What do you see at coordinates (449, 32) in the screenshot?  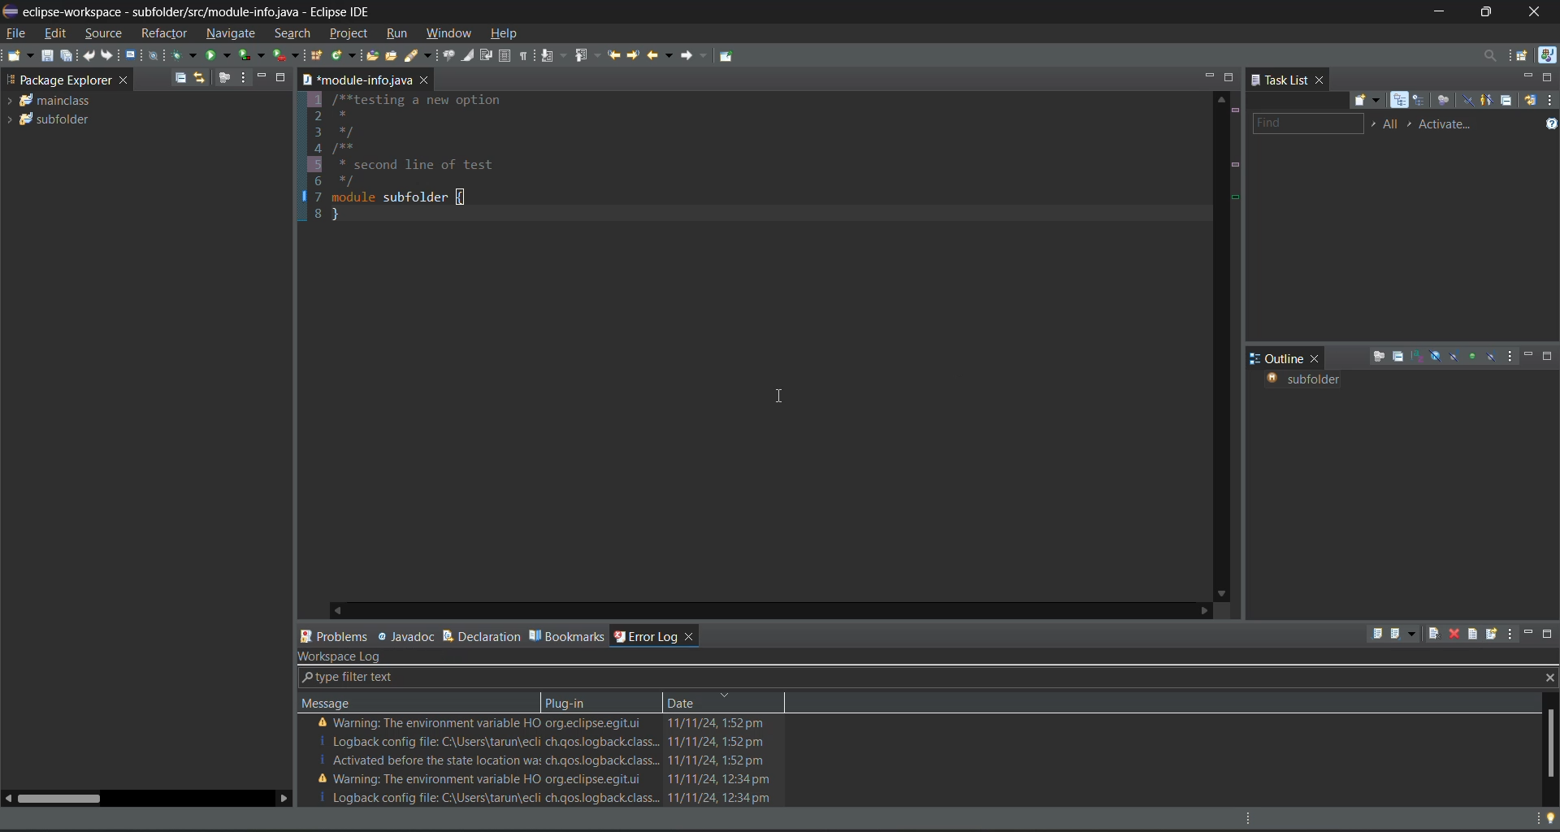 I see `window` at bounding box center [449, 32].